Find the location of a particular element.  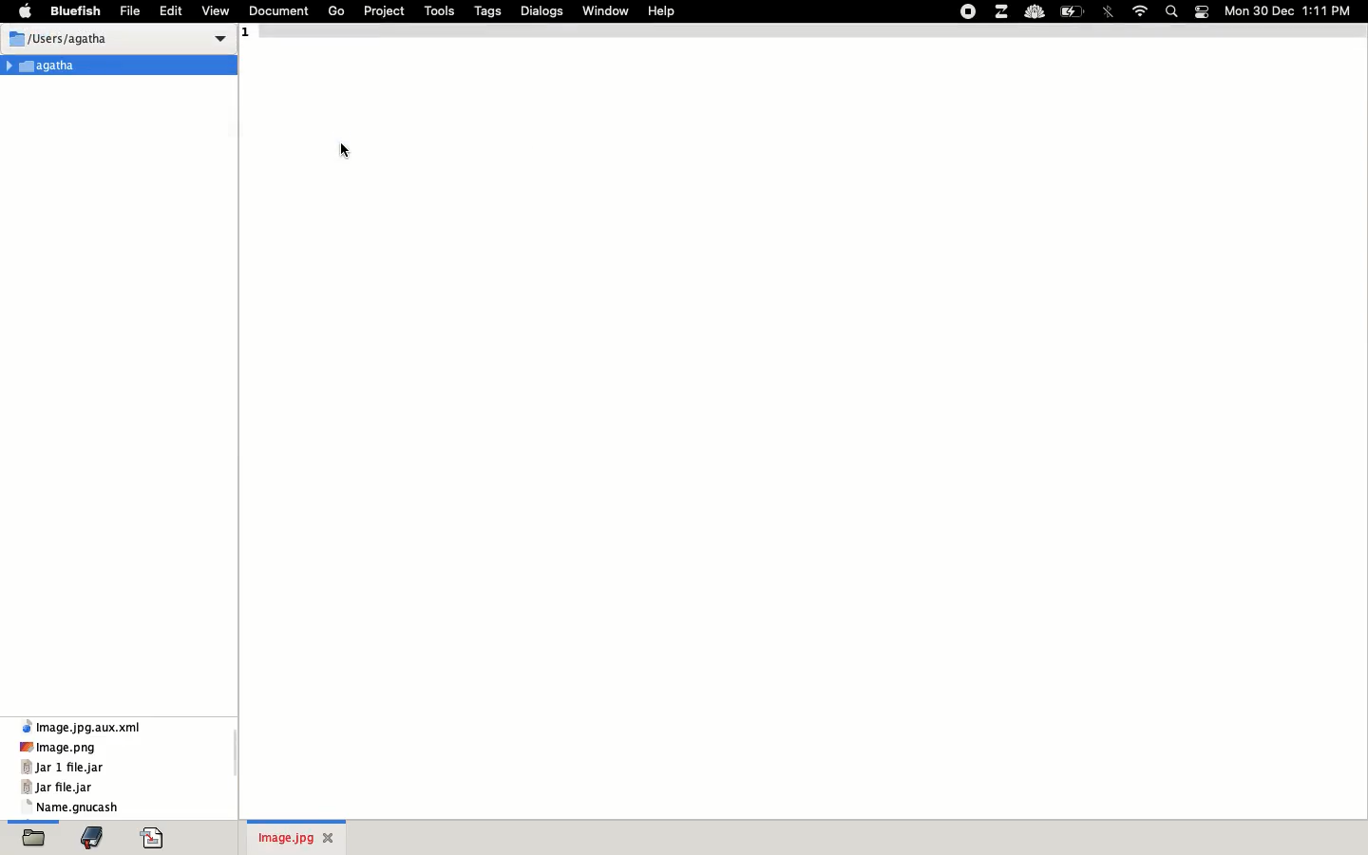

edit is located at coordinates (172, 9).